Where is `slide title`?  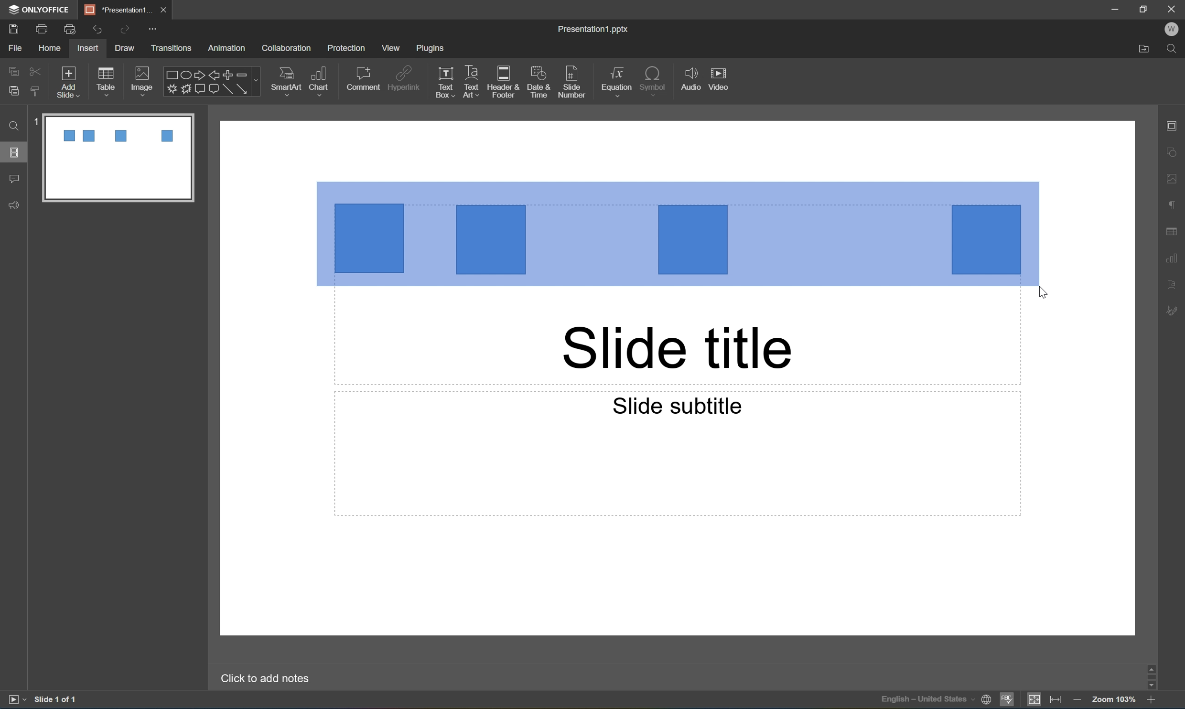 slide title is located at coordinates (678, 348).